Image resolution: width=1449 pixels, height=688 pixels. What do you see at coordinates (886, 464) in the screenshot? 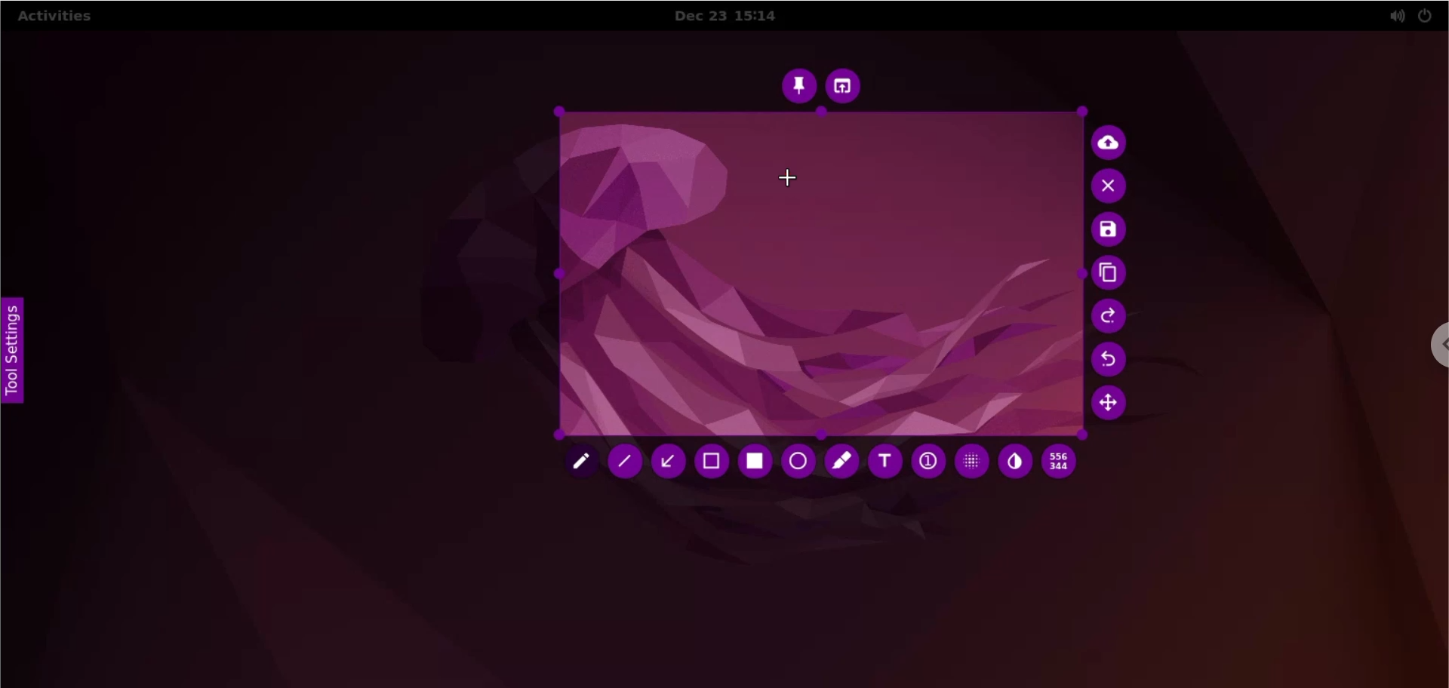
I see `text tool` at bounding box center [886, 464].